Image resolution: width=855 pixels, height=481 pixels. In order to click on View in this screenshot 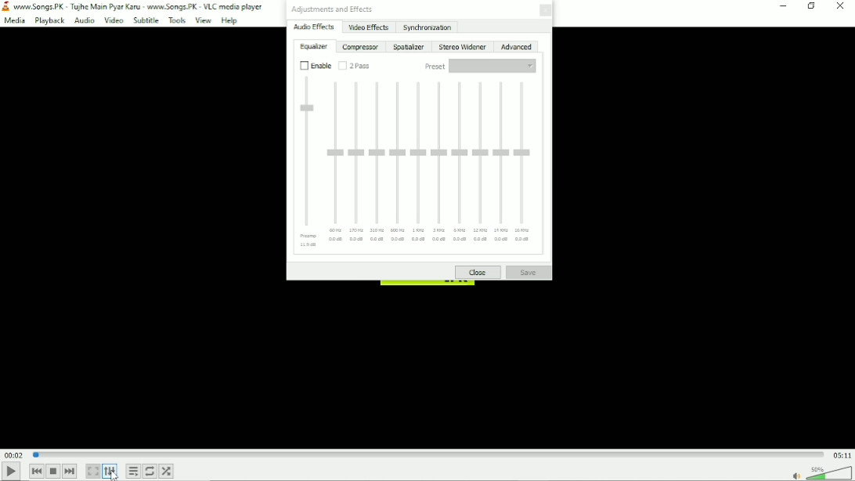, I will do `click(201, 20)`.